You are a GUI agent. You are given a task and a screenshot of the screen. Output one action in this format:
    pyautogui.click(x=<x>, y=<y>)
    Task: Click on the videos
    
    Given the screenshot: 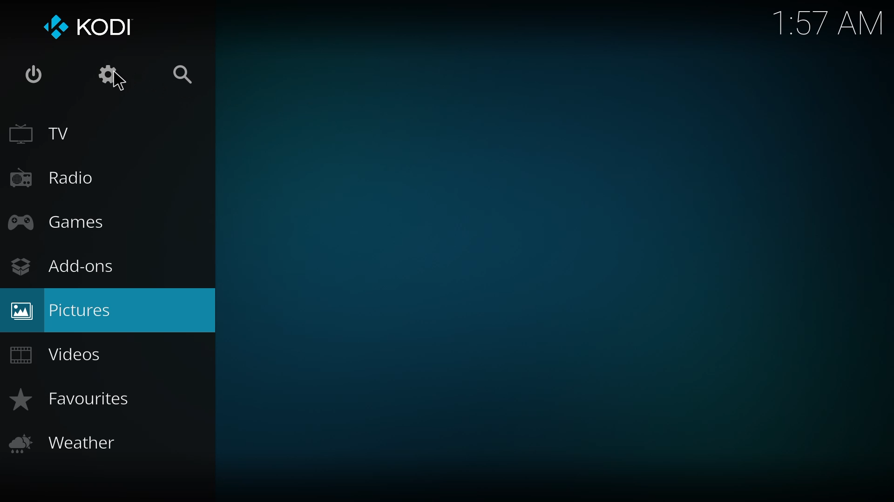 What is the action you would take?
    pyautogui.click(x=60, y=354)
    